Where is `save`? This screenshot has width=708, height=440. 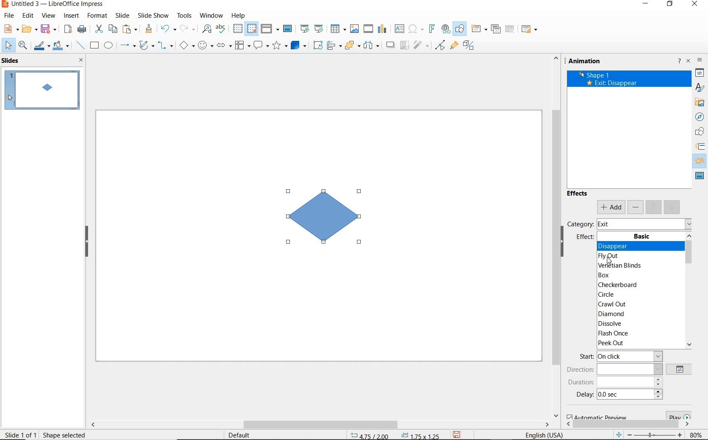 save is located at coordinates (458, 435).